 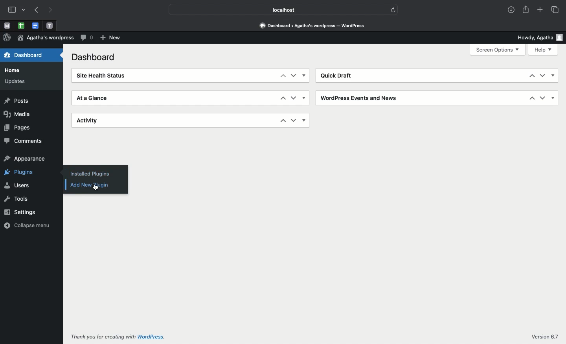 I want to click on Localhost, so click(x=278, y=9).